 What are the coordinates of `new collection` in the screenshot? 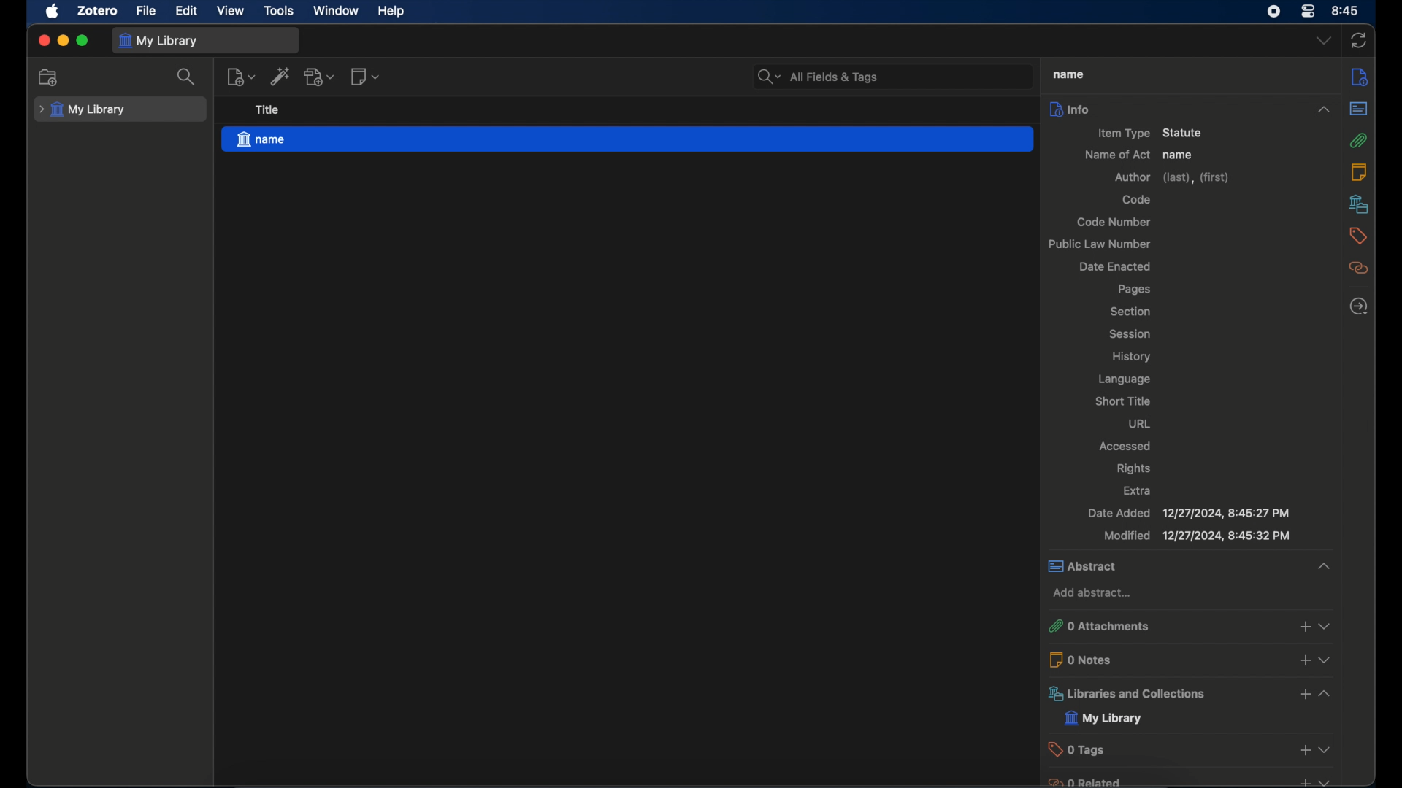 It's located at (49, 77).